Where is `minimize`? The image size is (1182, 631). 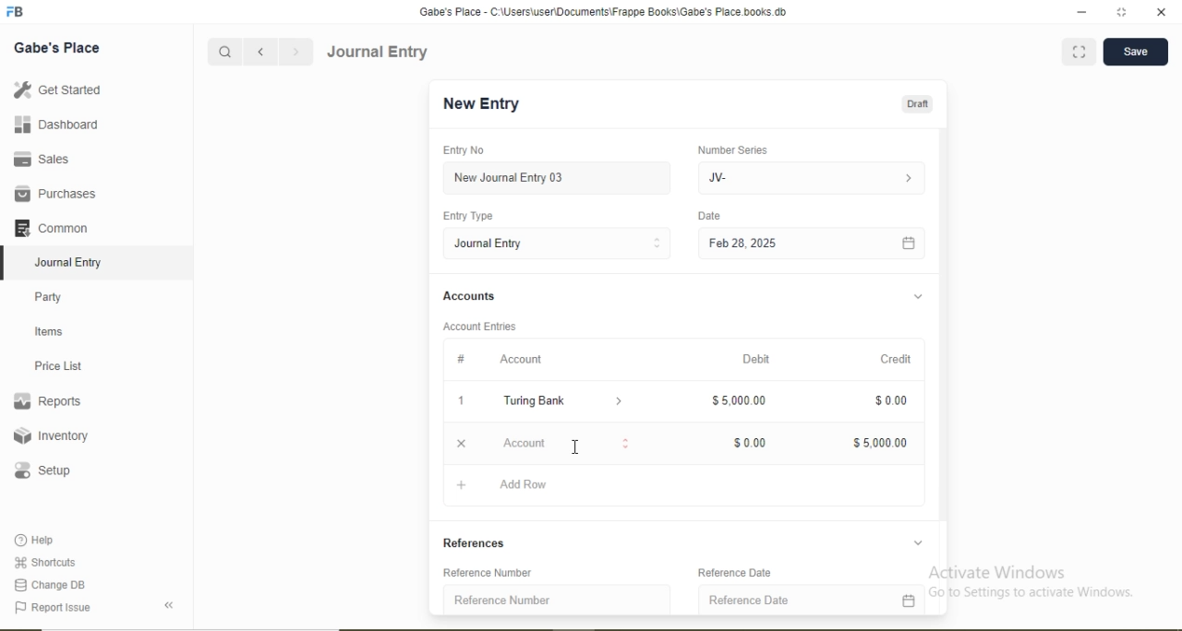 minimize is located at coordinates (1079, 13).